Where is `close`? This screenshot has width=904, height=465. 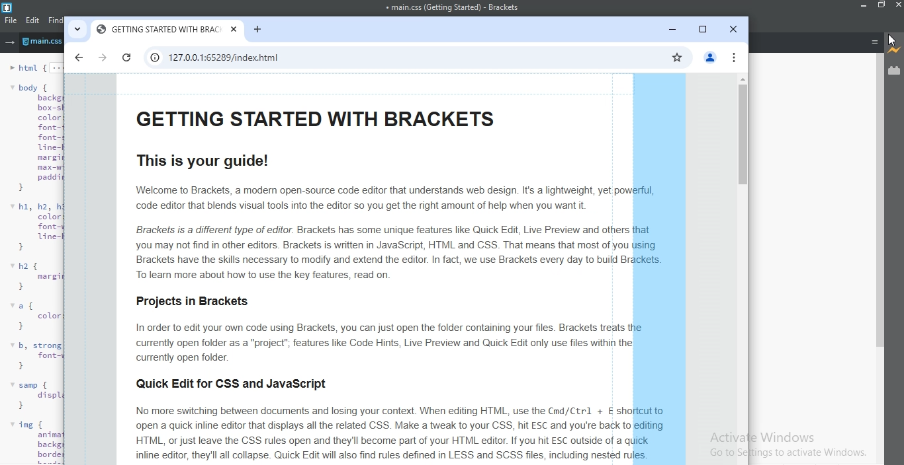
close is located at coordinates (735, 30).